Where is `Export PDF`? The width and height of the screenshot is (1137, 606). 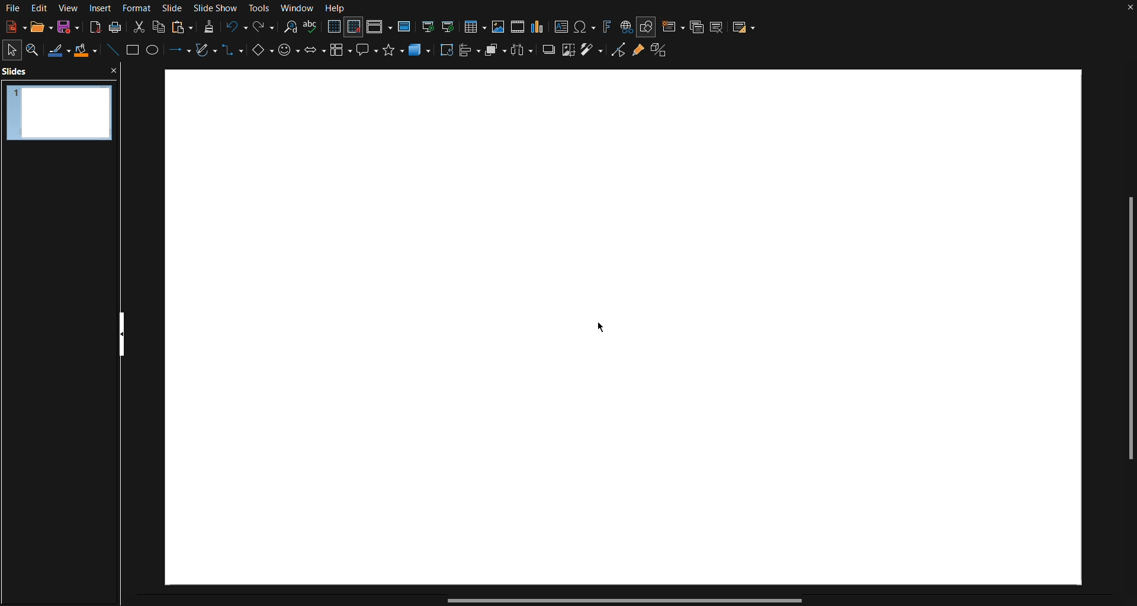 Export PDF is located at coordinates (93, 27).